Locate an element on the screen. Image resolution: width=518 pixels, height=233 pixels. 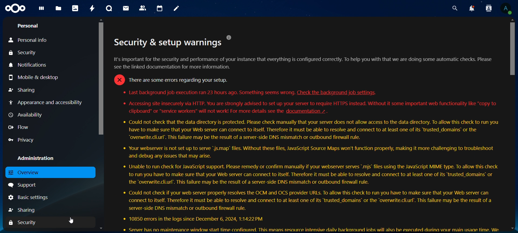
sharing is located at coordinates (22, 90).